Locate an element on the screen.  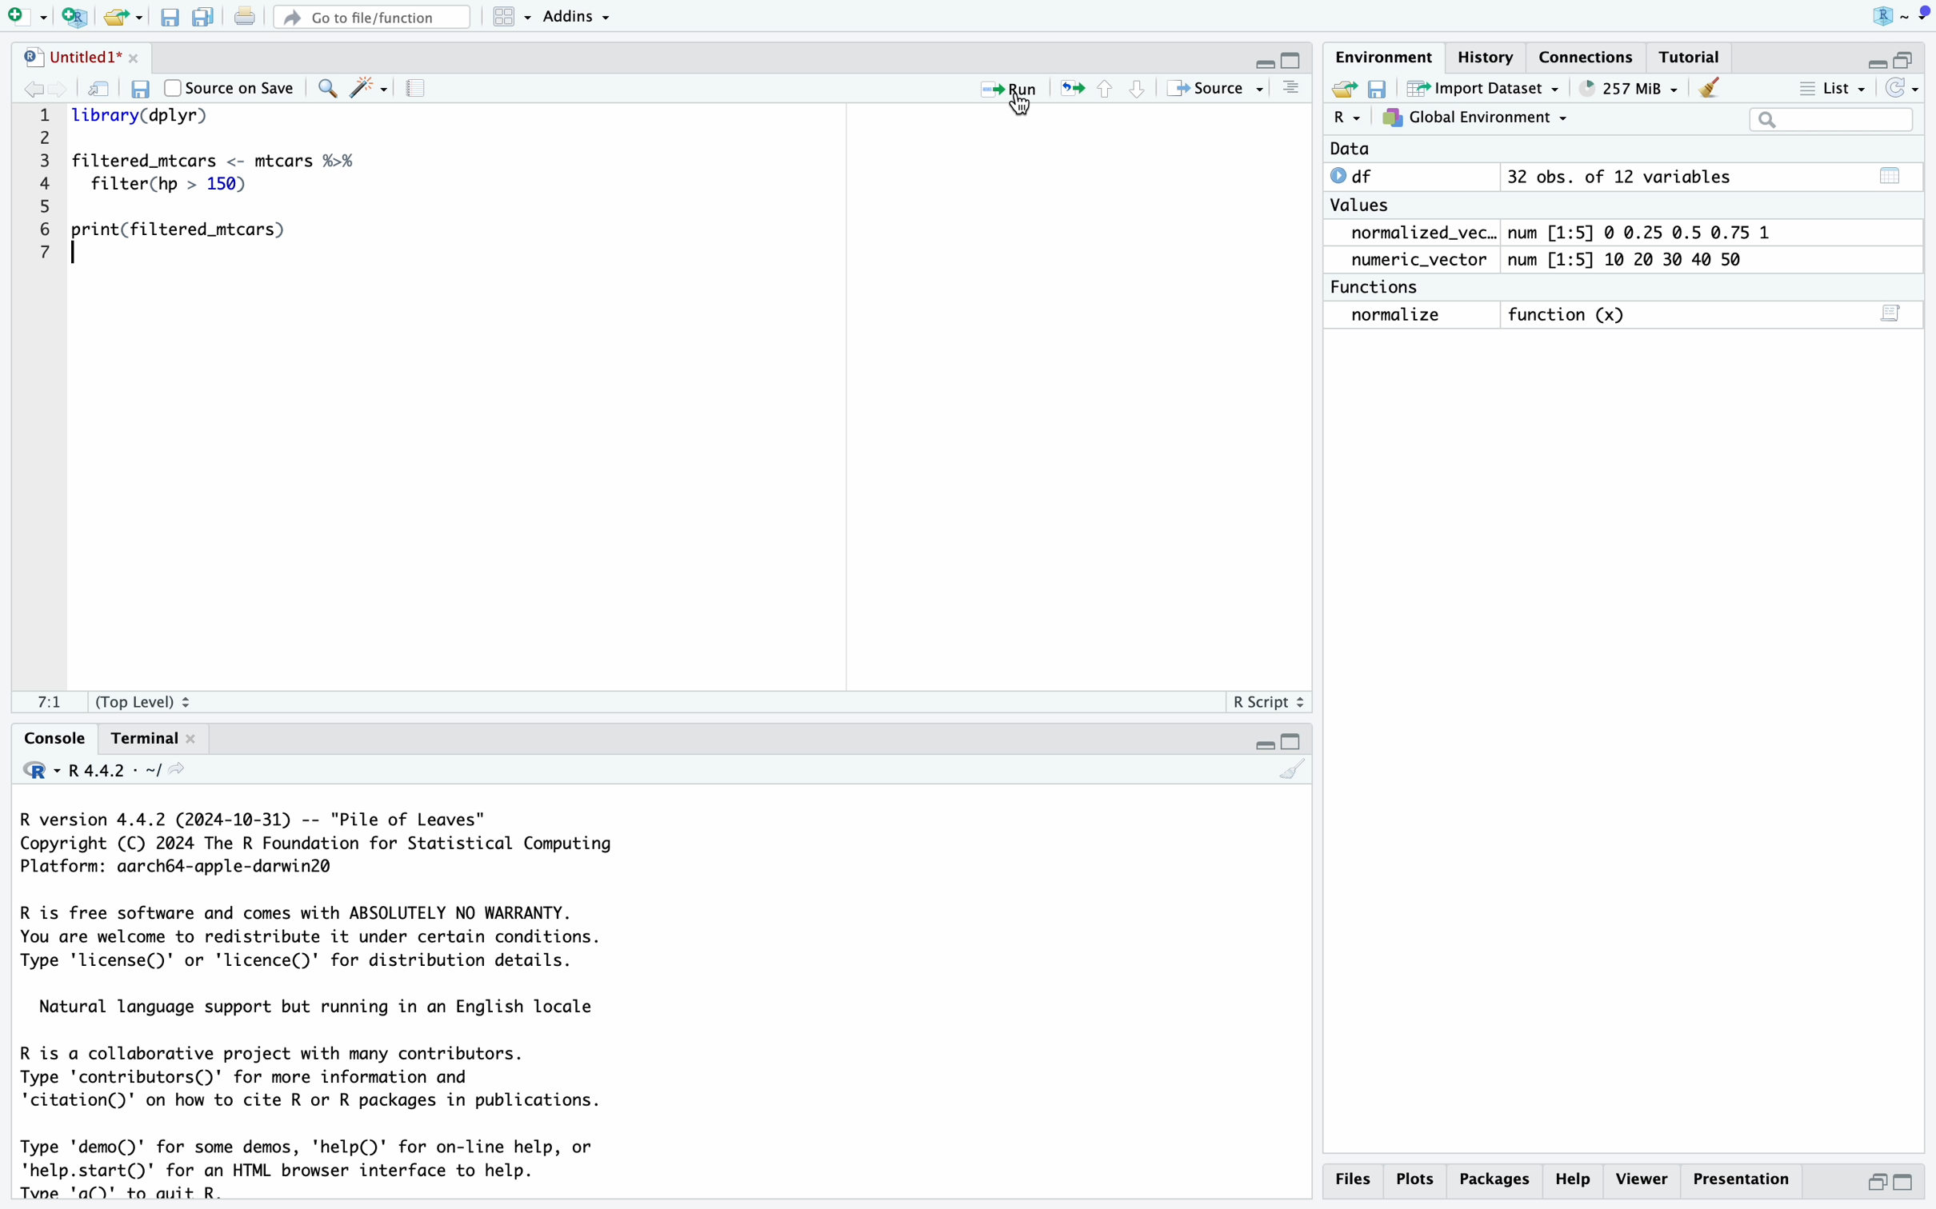
refresh is located at coordinates (1902, 89).